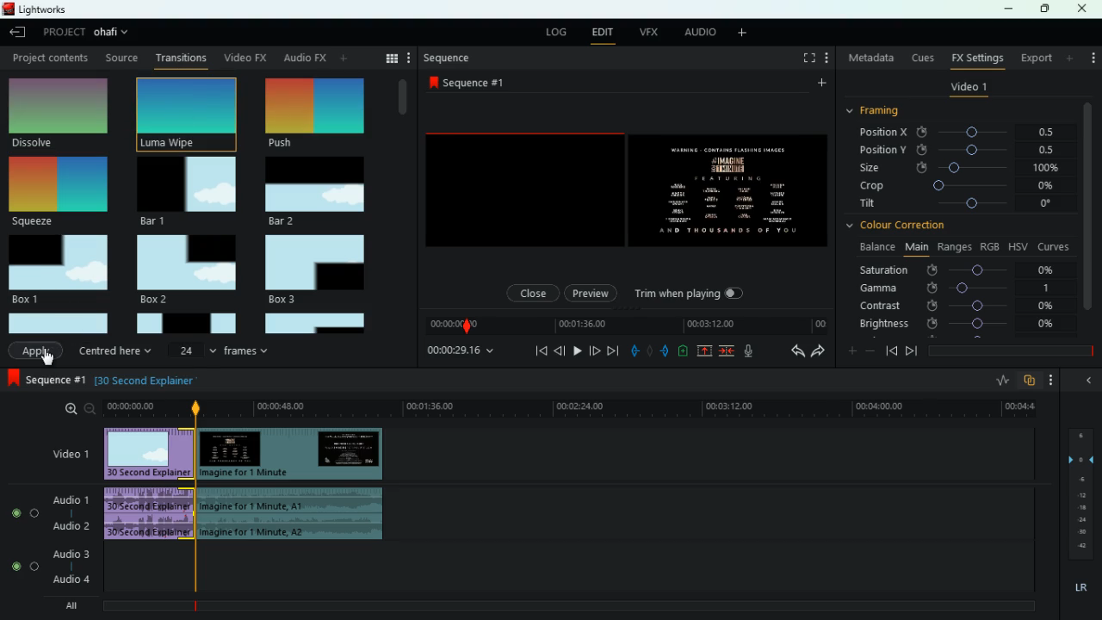  What do you see at coordinates (990, 245) in the screenshot?
I see `rgb` at bounding box center [990, 245].